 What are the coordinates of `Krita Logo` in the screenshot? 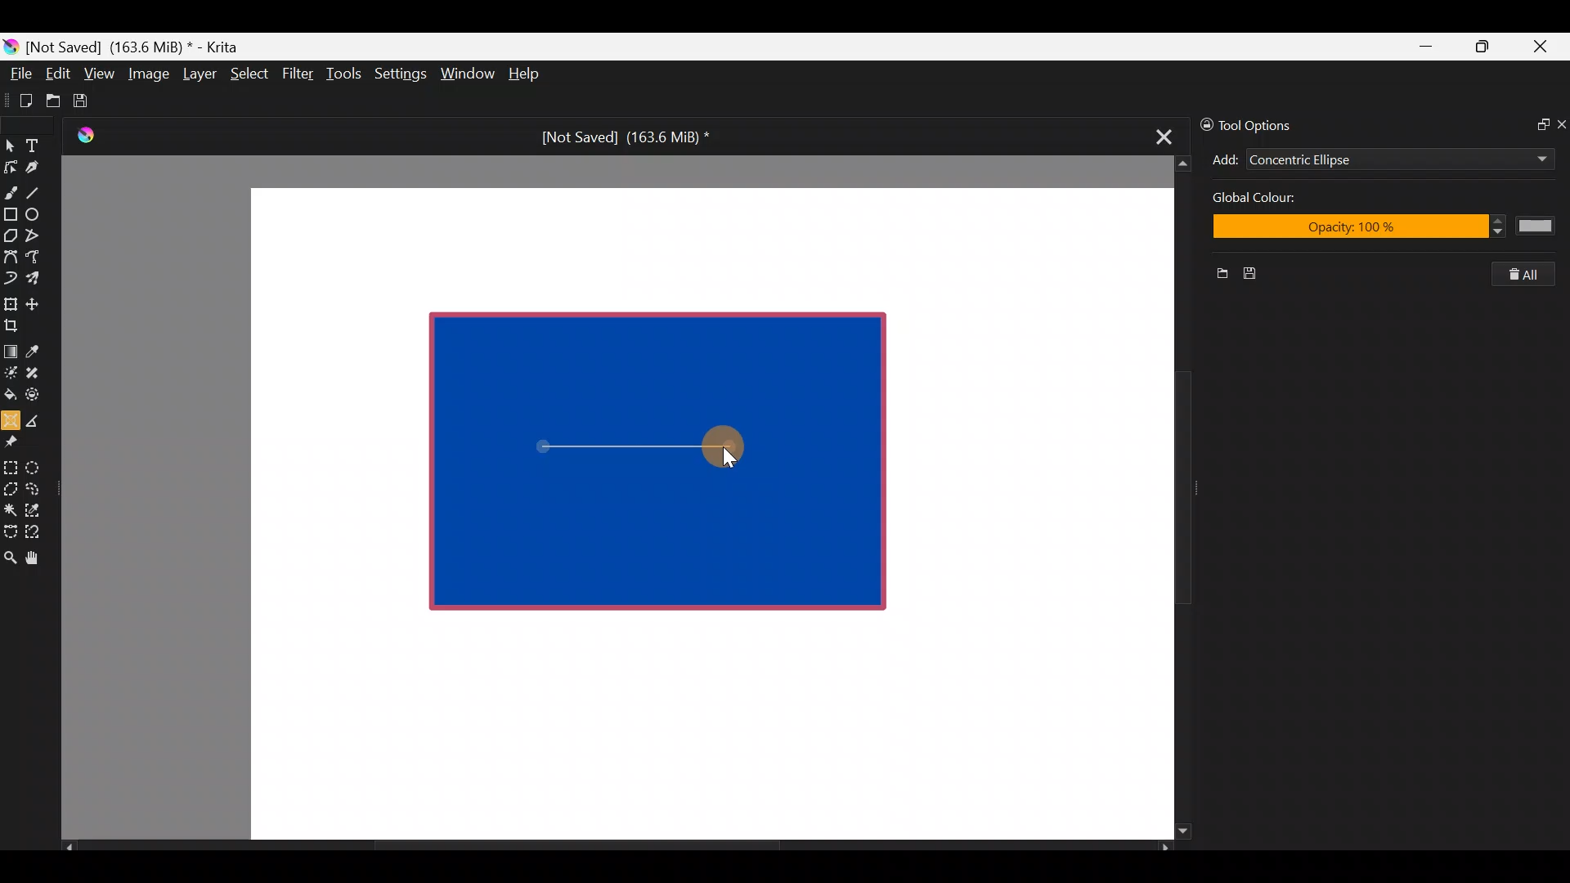 It's located at (83, 135).